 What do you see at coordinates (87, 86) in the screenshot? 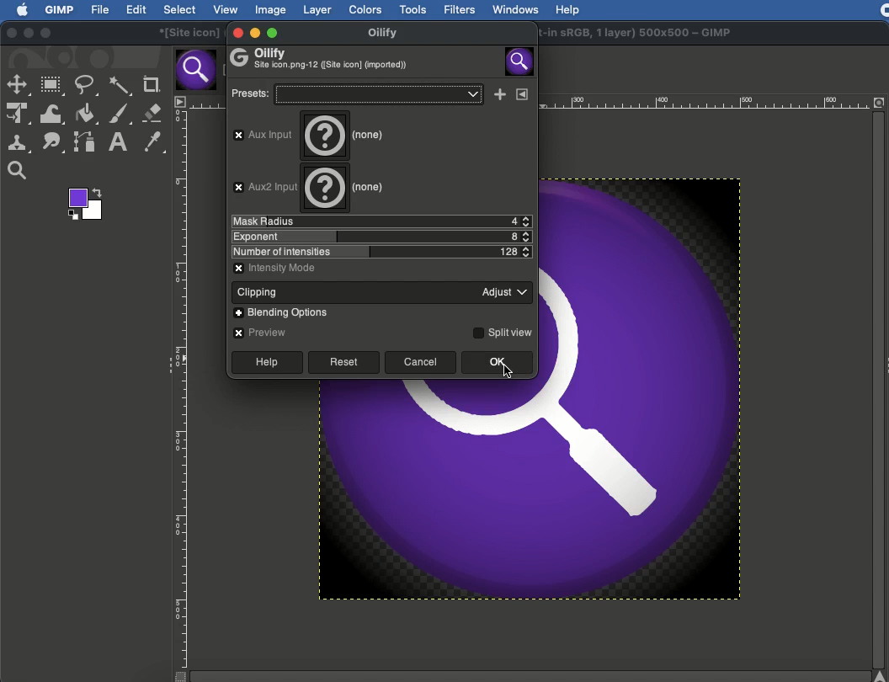
I see `Freeform selection` at bounding box center [87, 86].